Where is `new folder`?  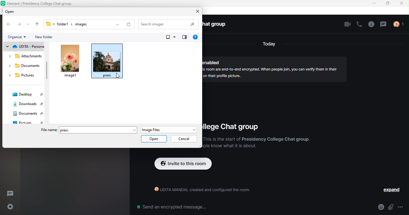 new folder is located at coordinates (48, 38).